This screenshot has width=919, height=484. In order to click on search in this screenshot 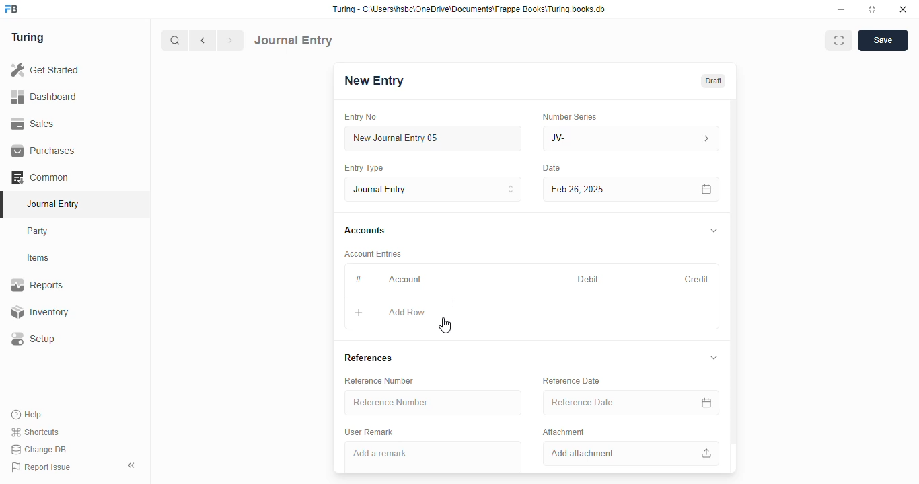, I will do `click(176, 40)`.